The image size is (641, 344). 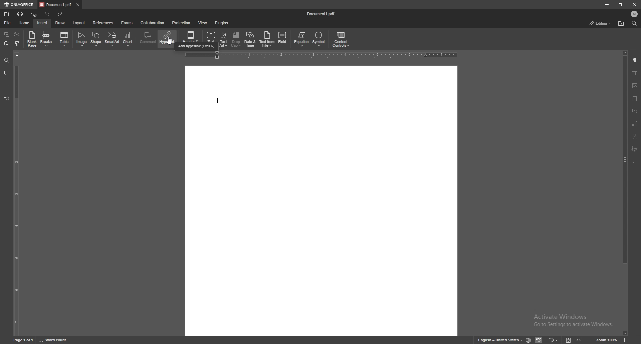 I want to click on paste, so click(x=7, y=43).